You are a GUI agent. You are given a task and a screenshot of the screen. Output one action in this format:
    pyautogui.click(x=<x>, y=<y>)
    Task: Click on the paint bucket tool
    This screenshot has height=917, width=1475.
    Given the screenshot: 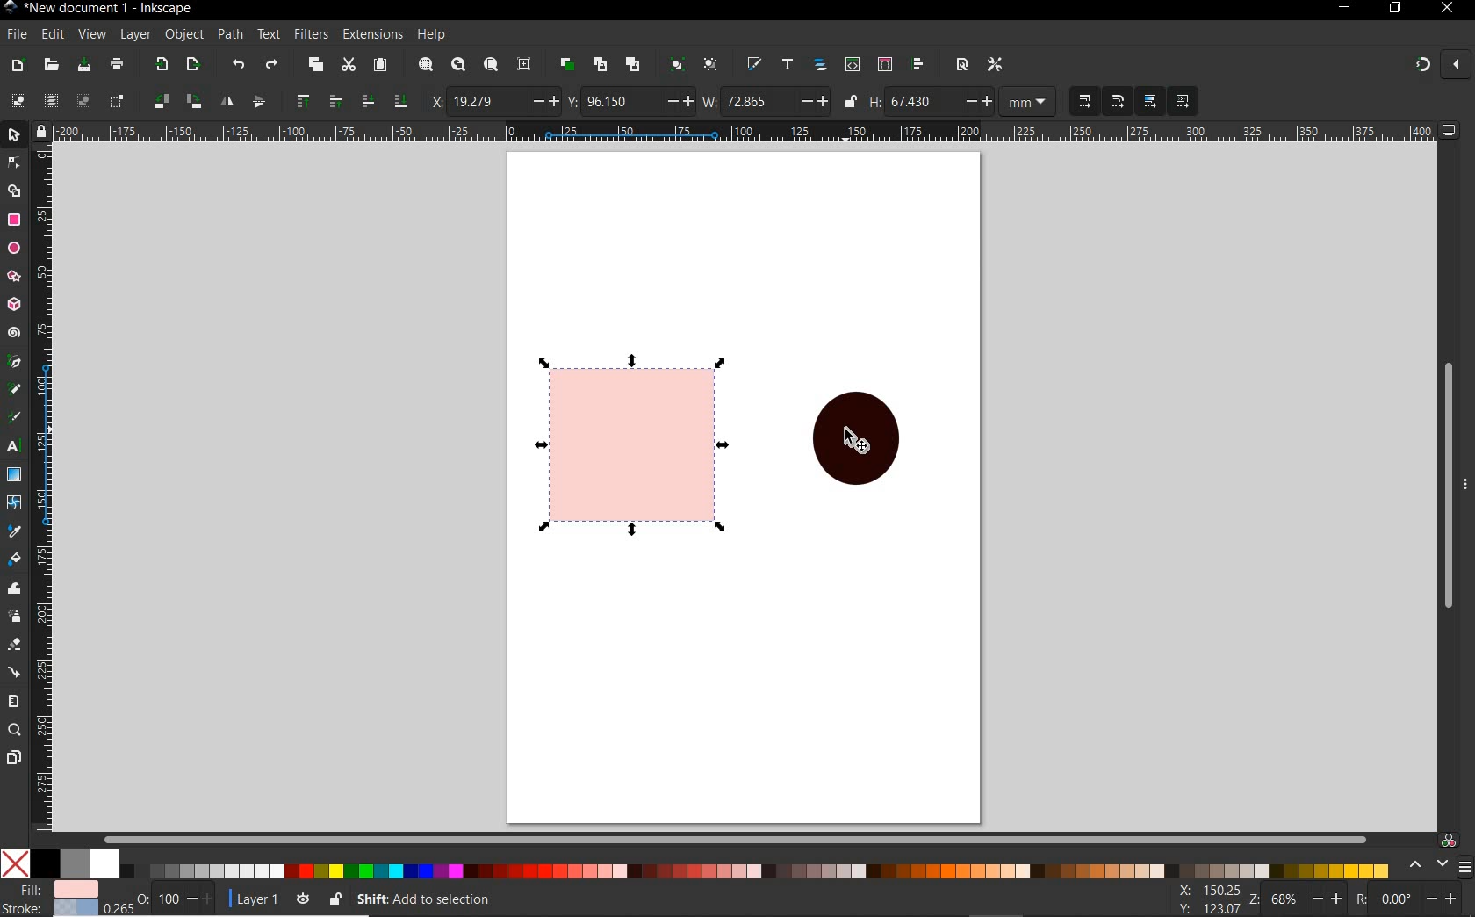 What is the action you would take?
    pyautogui.click(x=14, y=558)
    